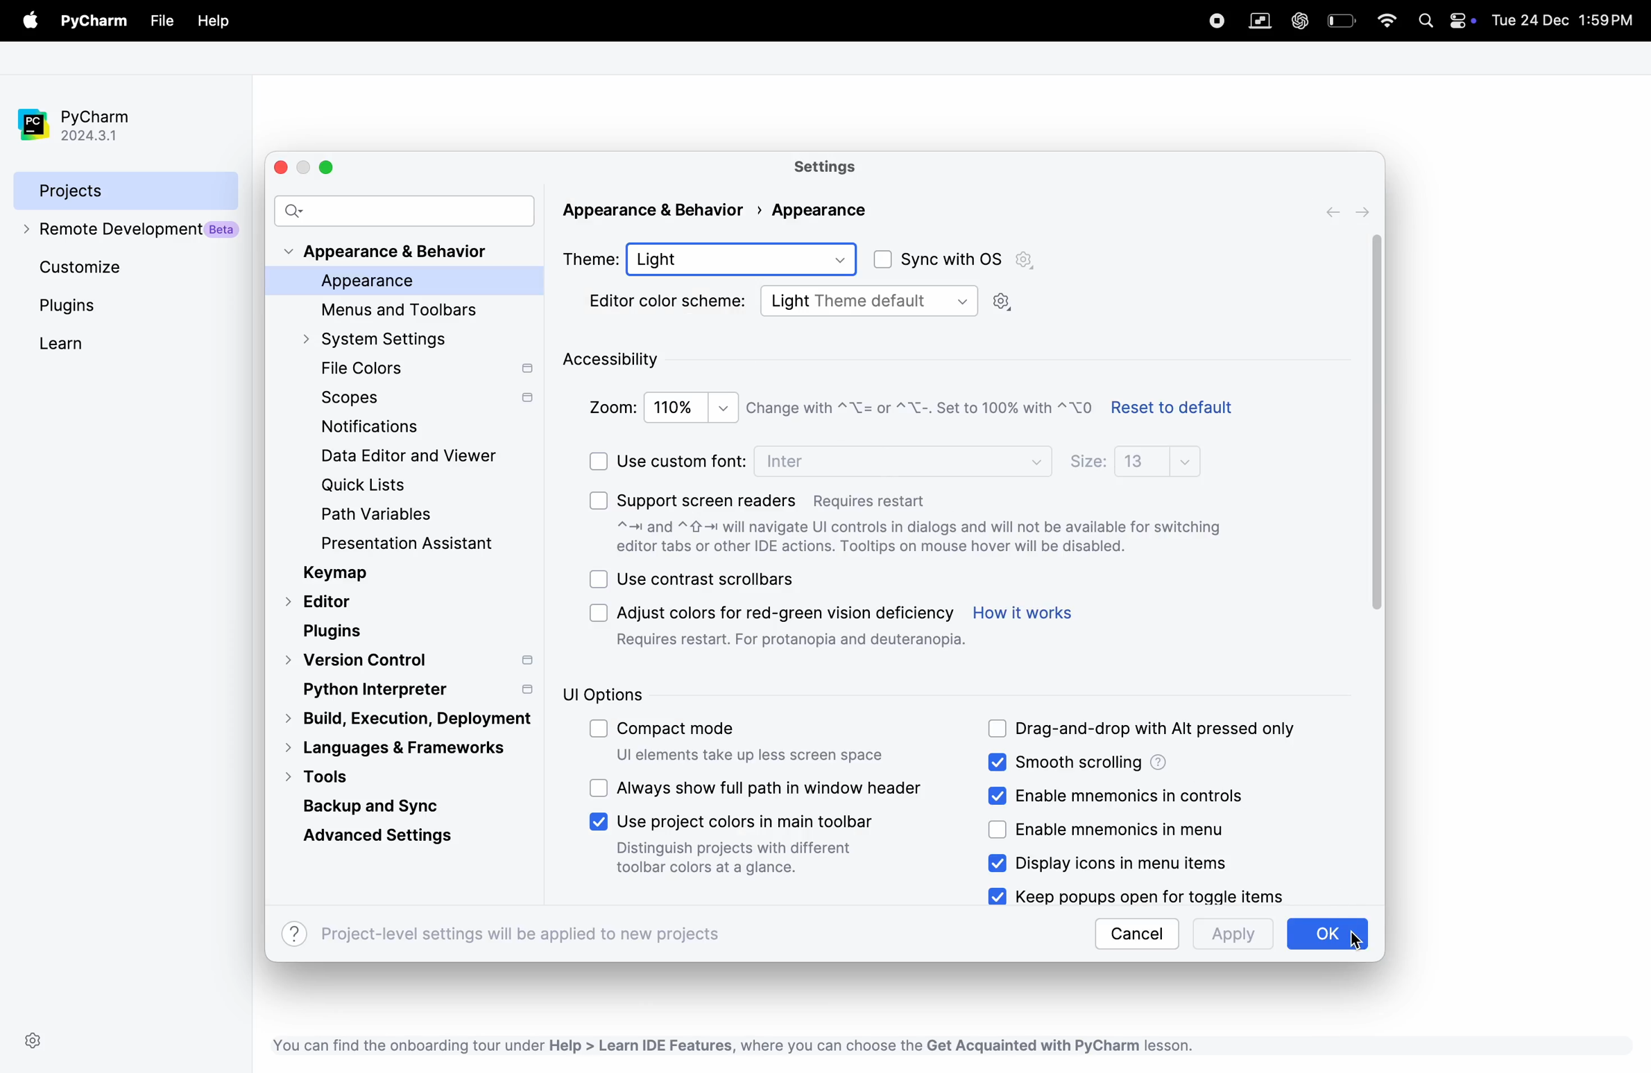  I want to click on close, so click(285, 167).